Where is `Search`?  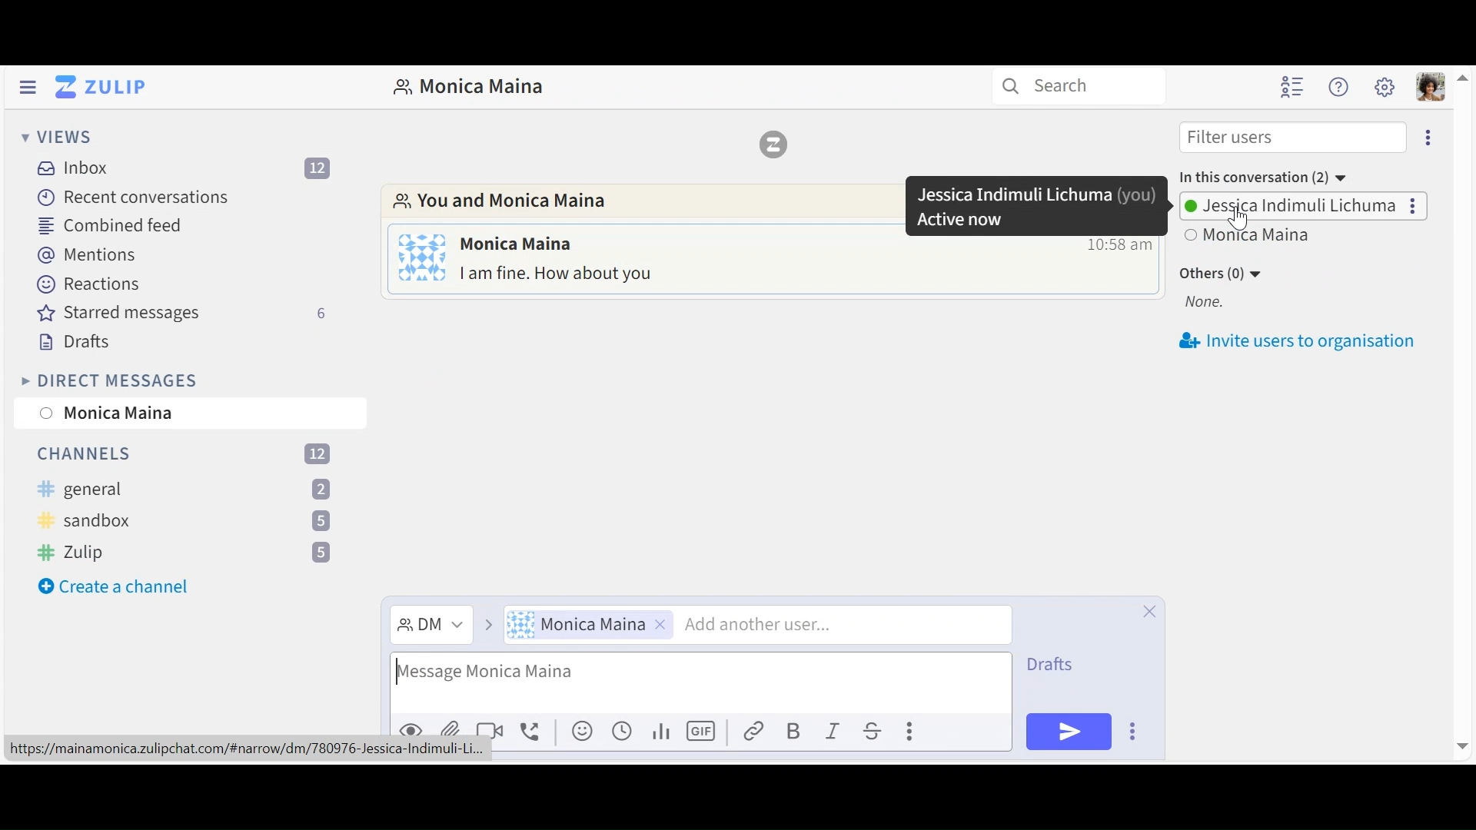
Search is located at coordinates (1076, 85).